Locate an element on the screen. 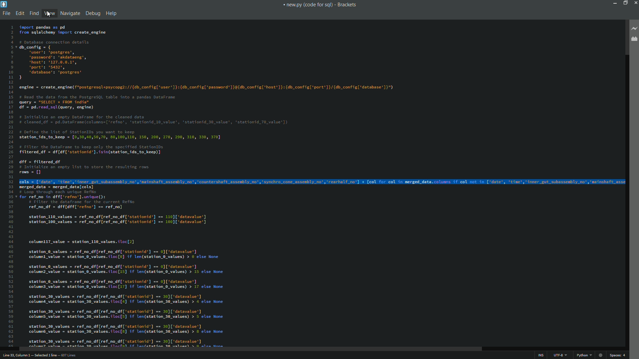 The image size is (639, 359). web is located at coordinates (601, 354).